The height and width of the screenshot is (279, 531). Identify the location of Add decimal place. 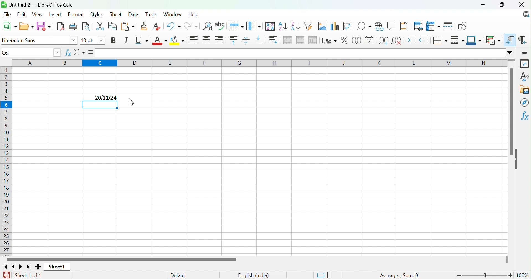
(383, 41).